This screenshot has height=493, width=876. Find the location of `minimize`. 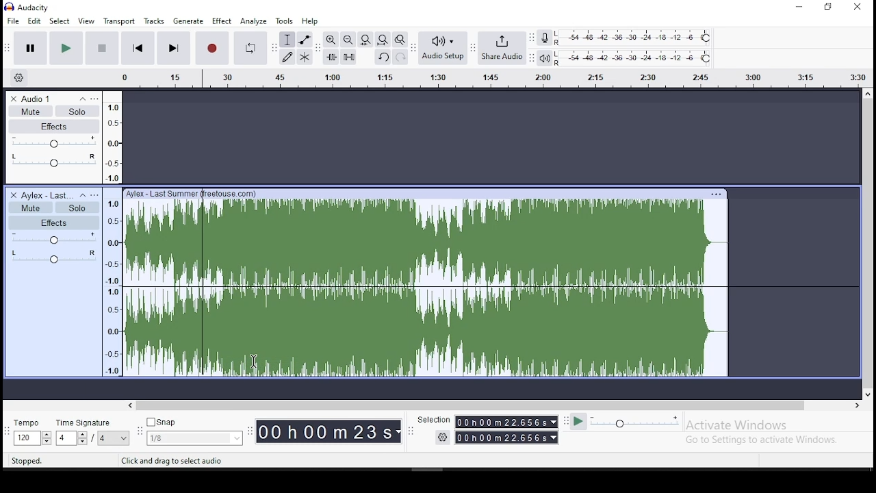

minimize is located at coordinates (798, 8).